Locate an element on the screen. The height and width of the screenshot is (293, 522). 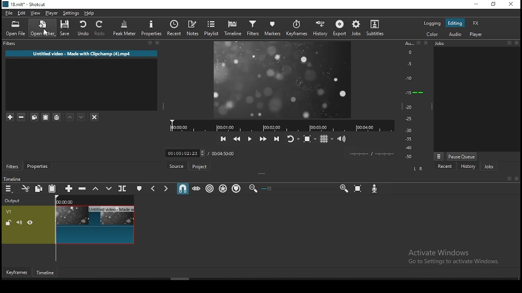
peak meter is located at coordinates (125, 28).